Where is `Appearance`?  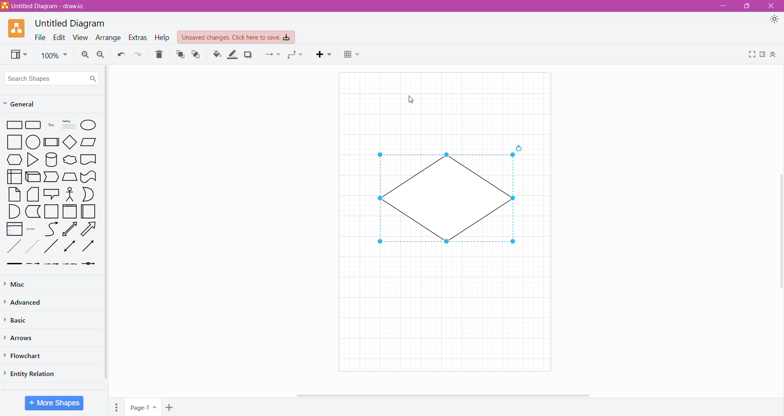 Appearance is located at coordinates (776, 20).